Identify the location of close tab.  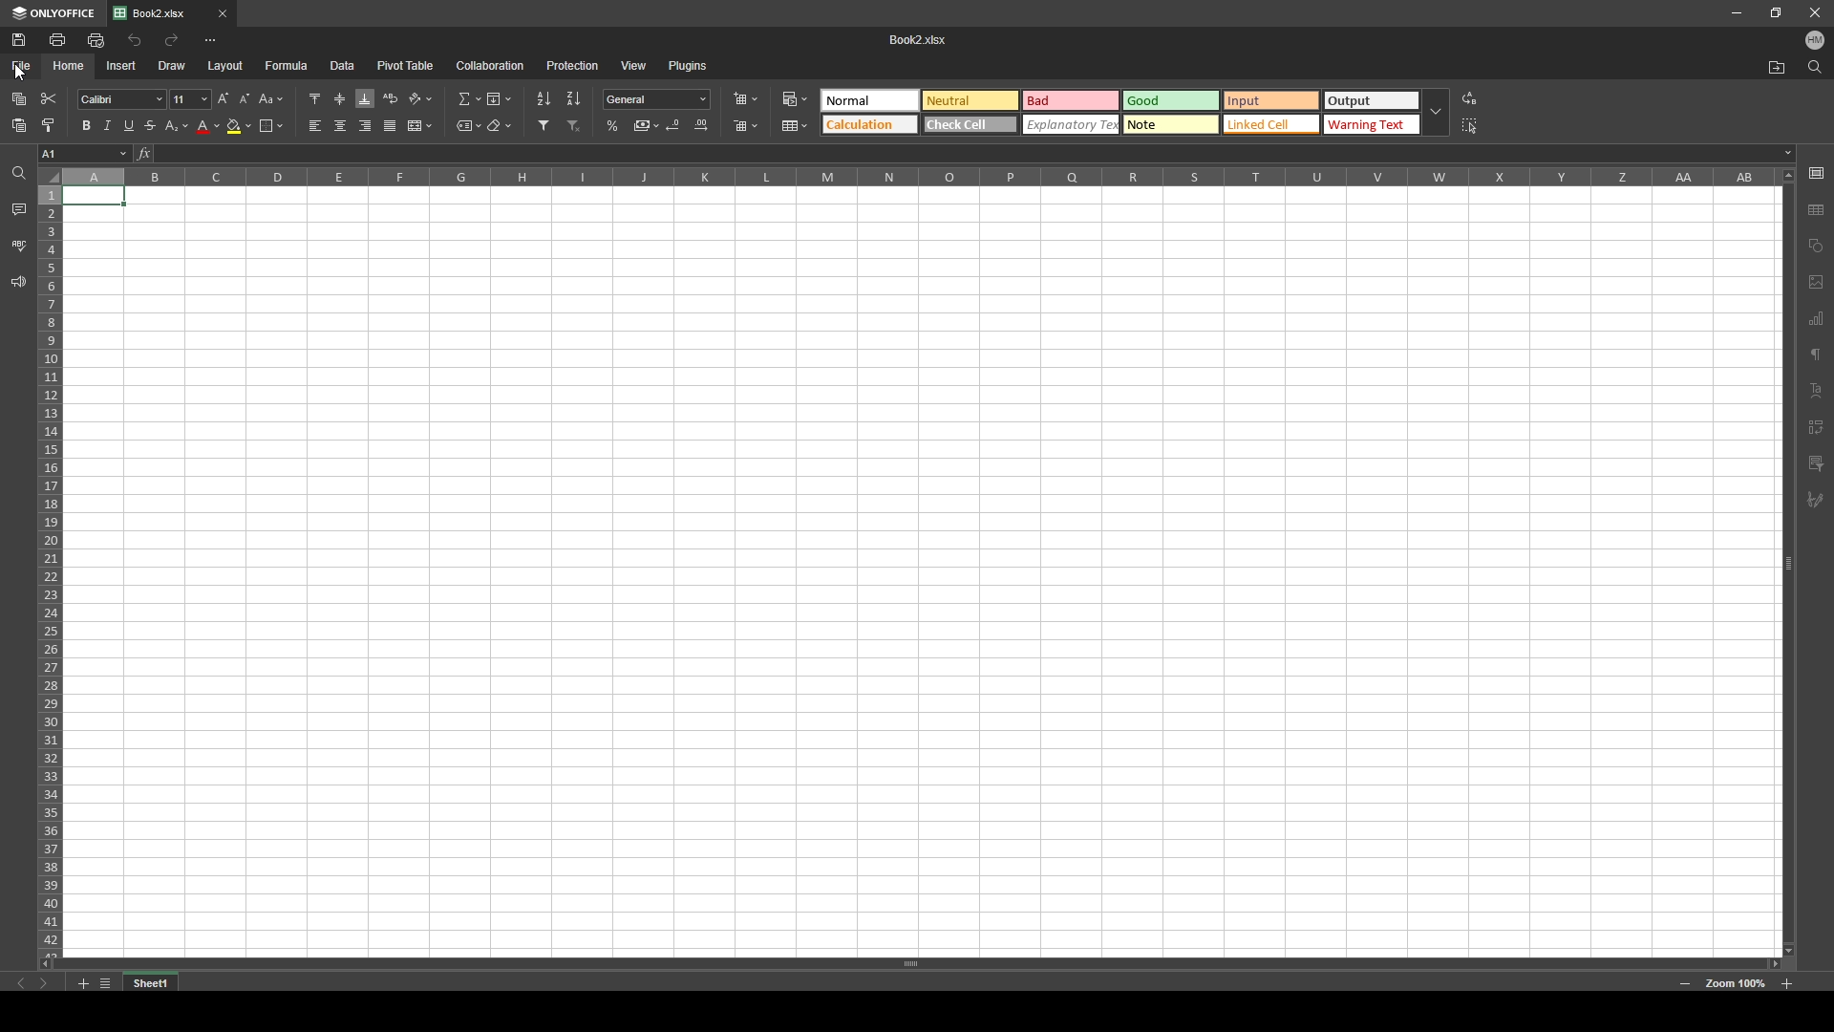
(222, 14).